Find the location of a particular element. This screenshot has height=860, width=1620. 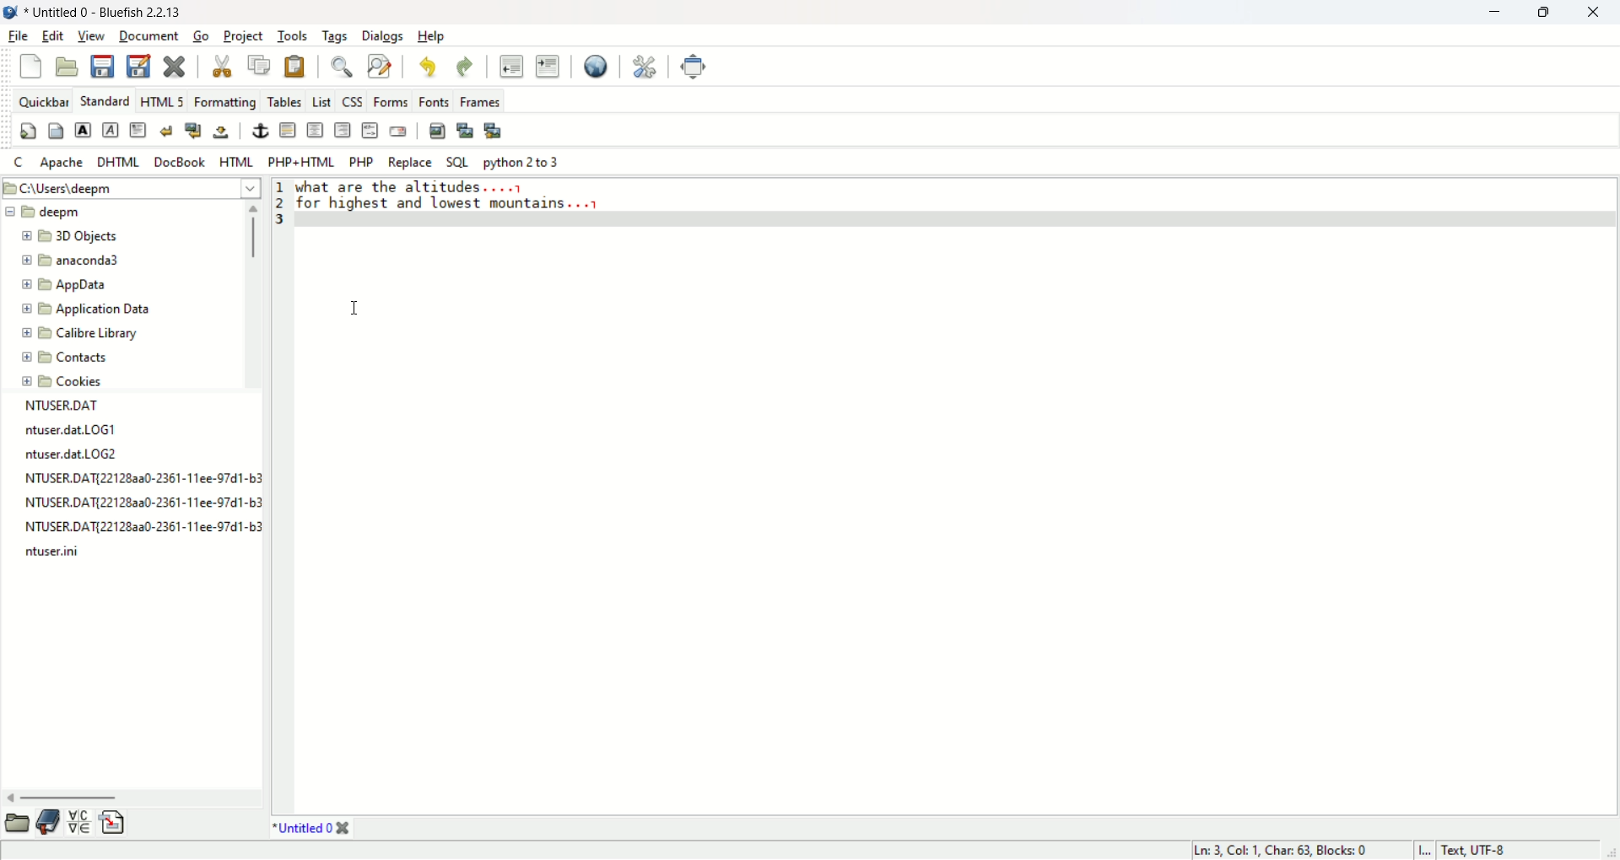

preview in browser is located at coordinates (596, 66).